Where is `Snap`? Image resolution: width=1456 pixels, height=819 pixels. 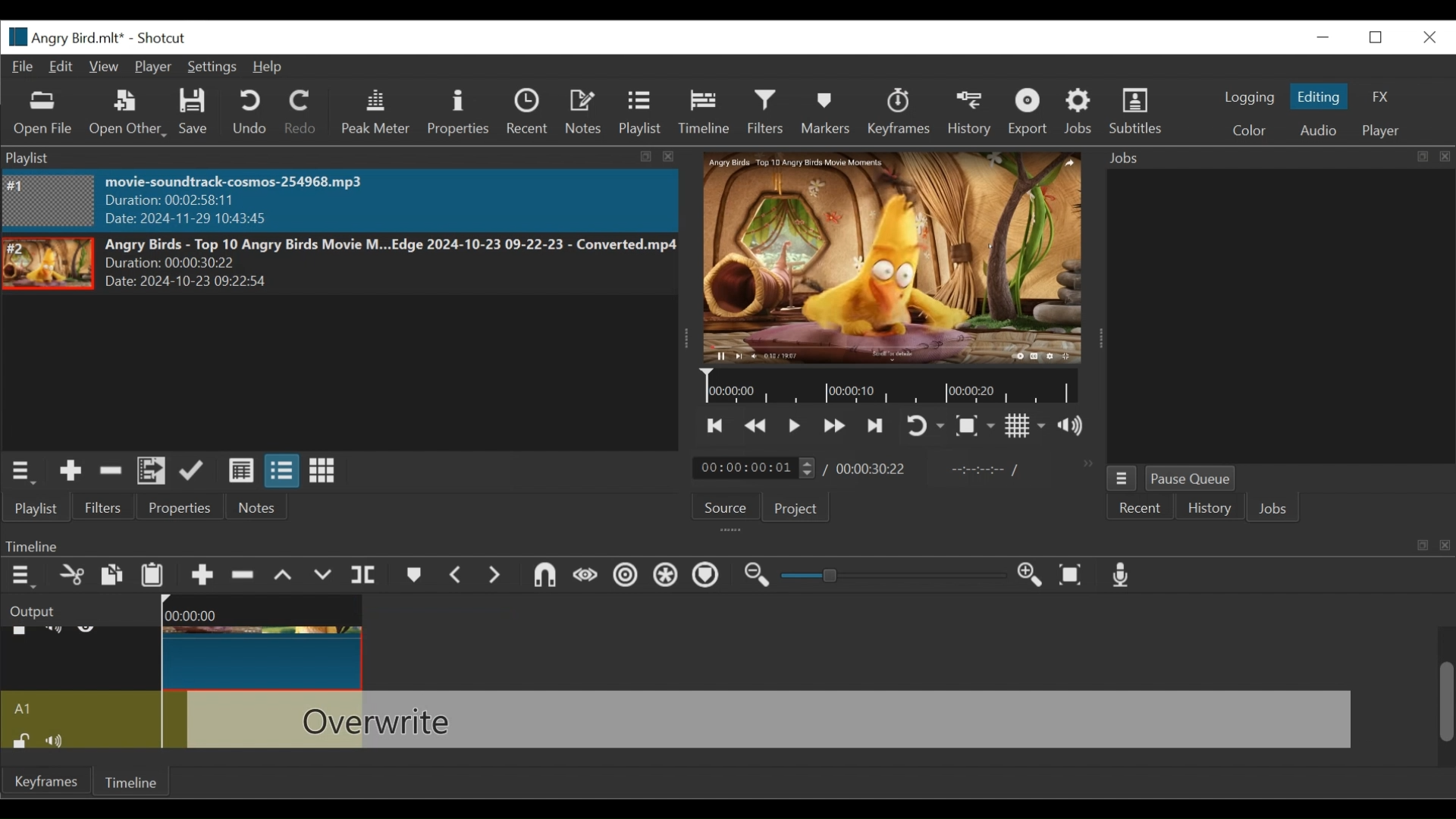 Snap is located at coordinates (542, 577).